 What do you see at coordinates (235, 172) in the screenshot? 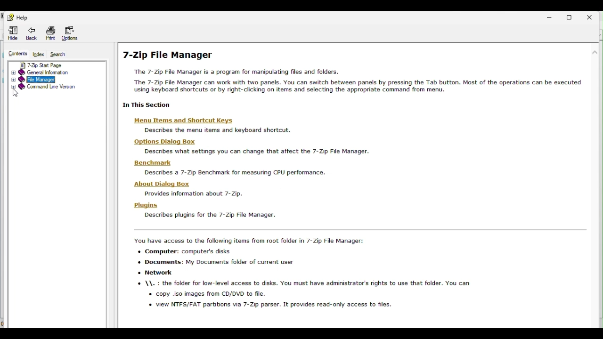
I see `description text` at bounding box center [235, 172].